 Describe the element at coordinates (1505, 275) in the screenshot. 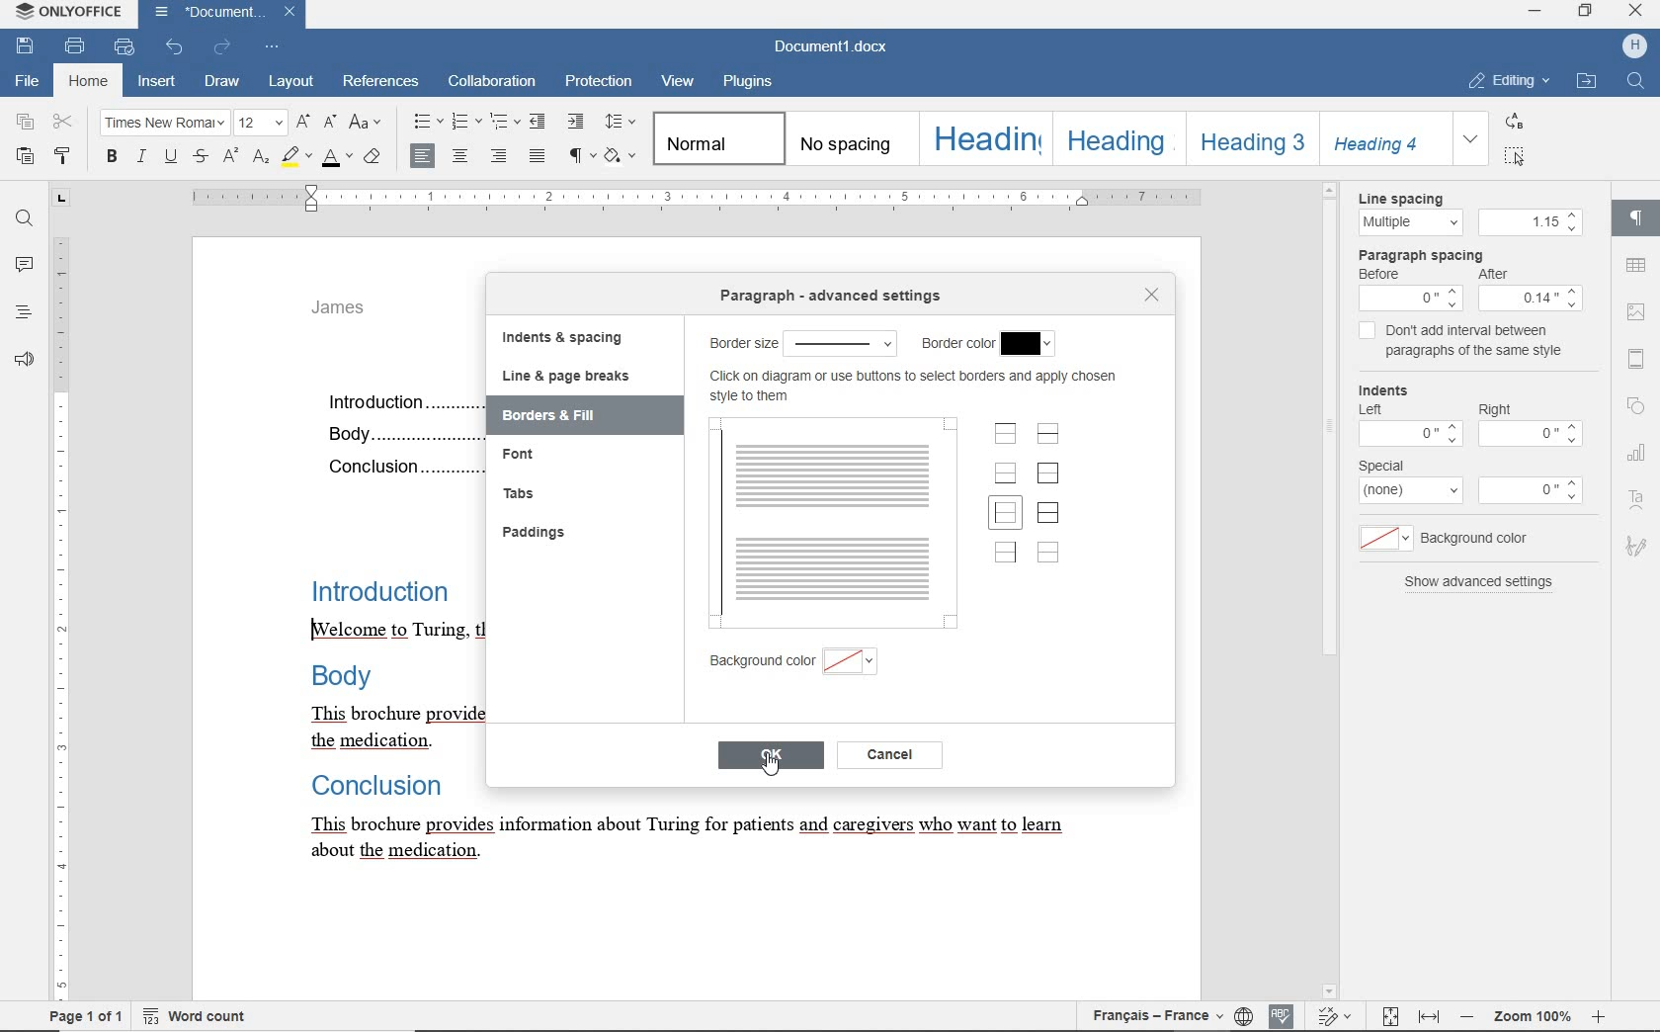

I see `After` at that location.